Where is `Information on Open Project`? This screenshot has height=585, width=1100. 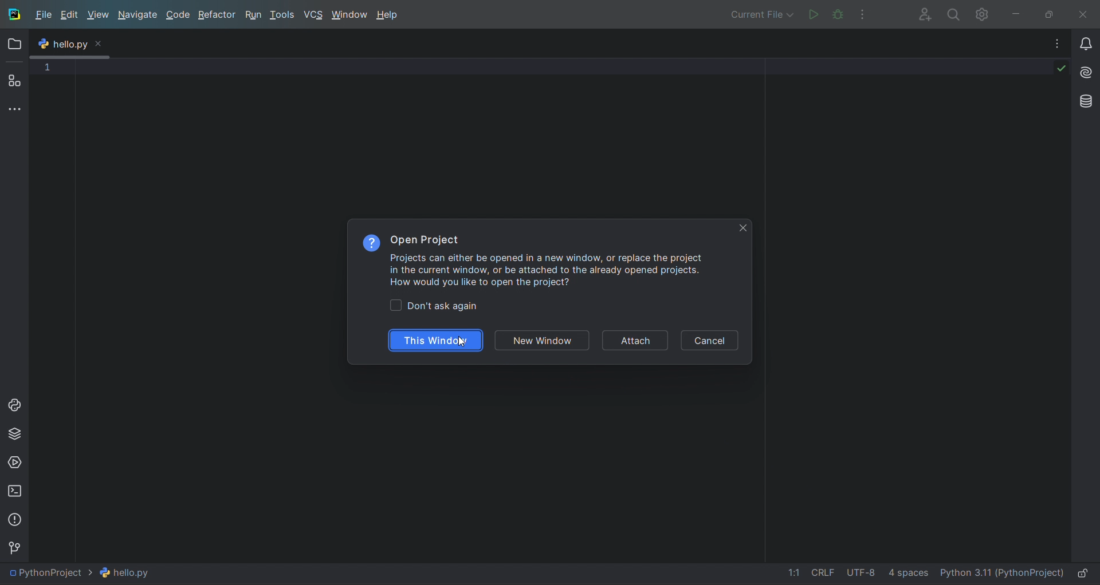
Information on Open Project is located at coordinates (553, 259).